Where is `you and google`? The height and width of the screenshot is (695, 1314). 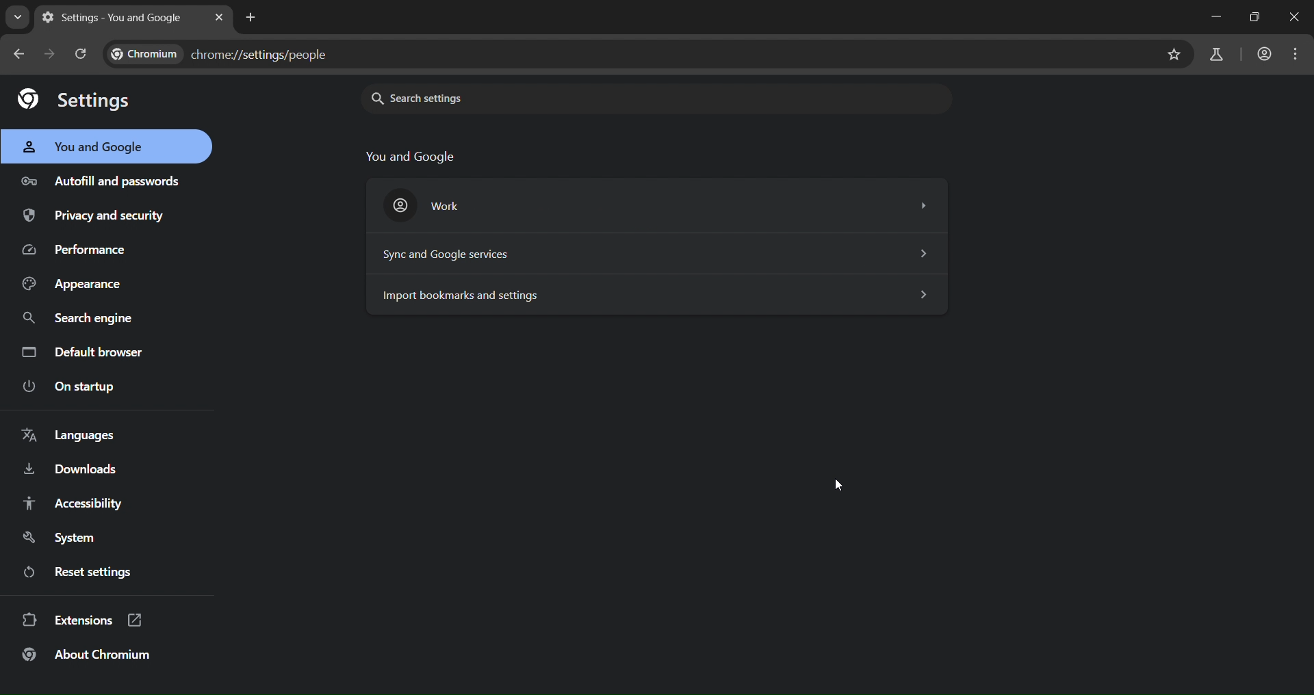 you and google is located at coordinates (86, 148).